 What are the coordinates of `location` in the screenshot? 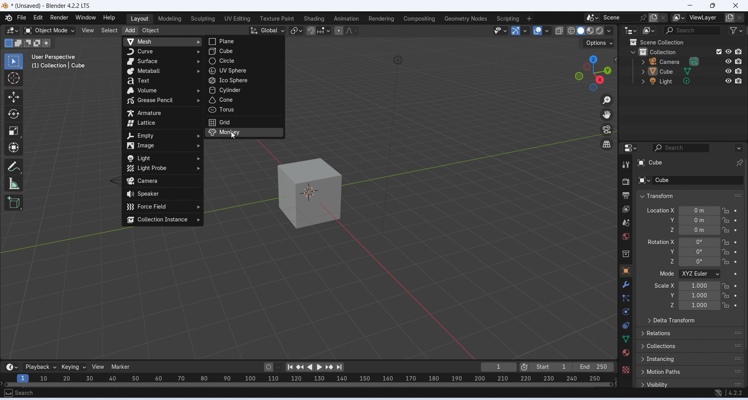 It's located at (700, 220).